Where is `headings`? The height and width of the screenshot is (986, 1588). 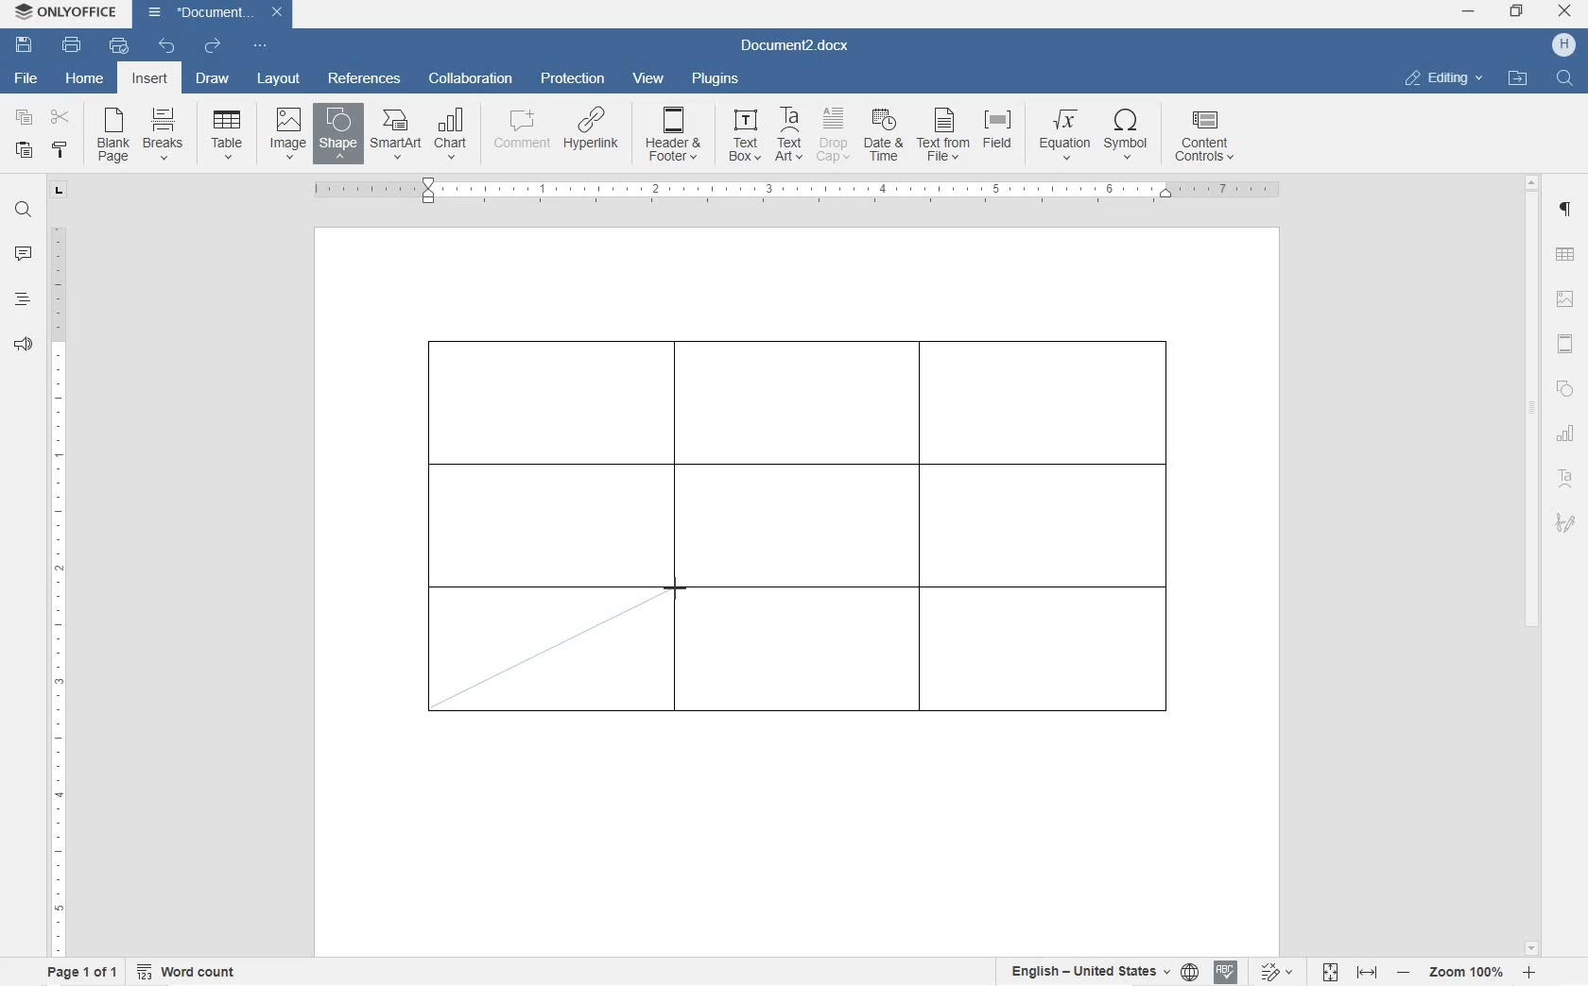
headings is located at coordinates (23, 299).